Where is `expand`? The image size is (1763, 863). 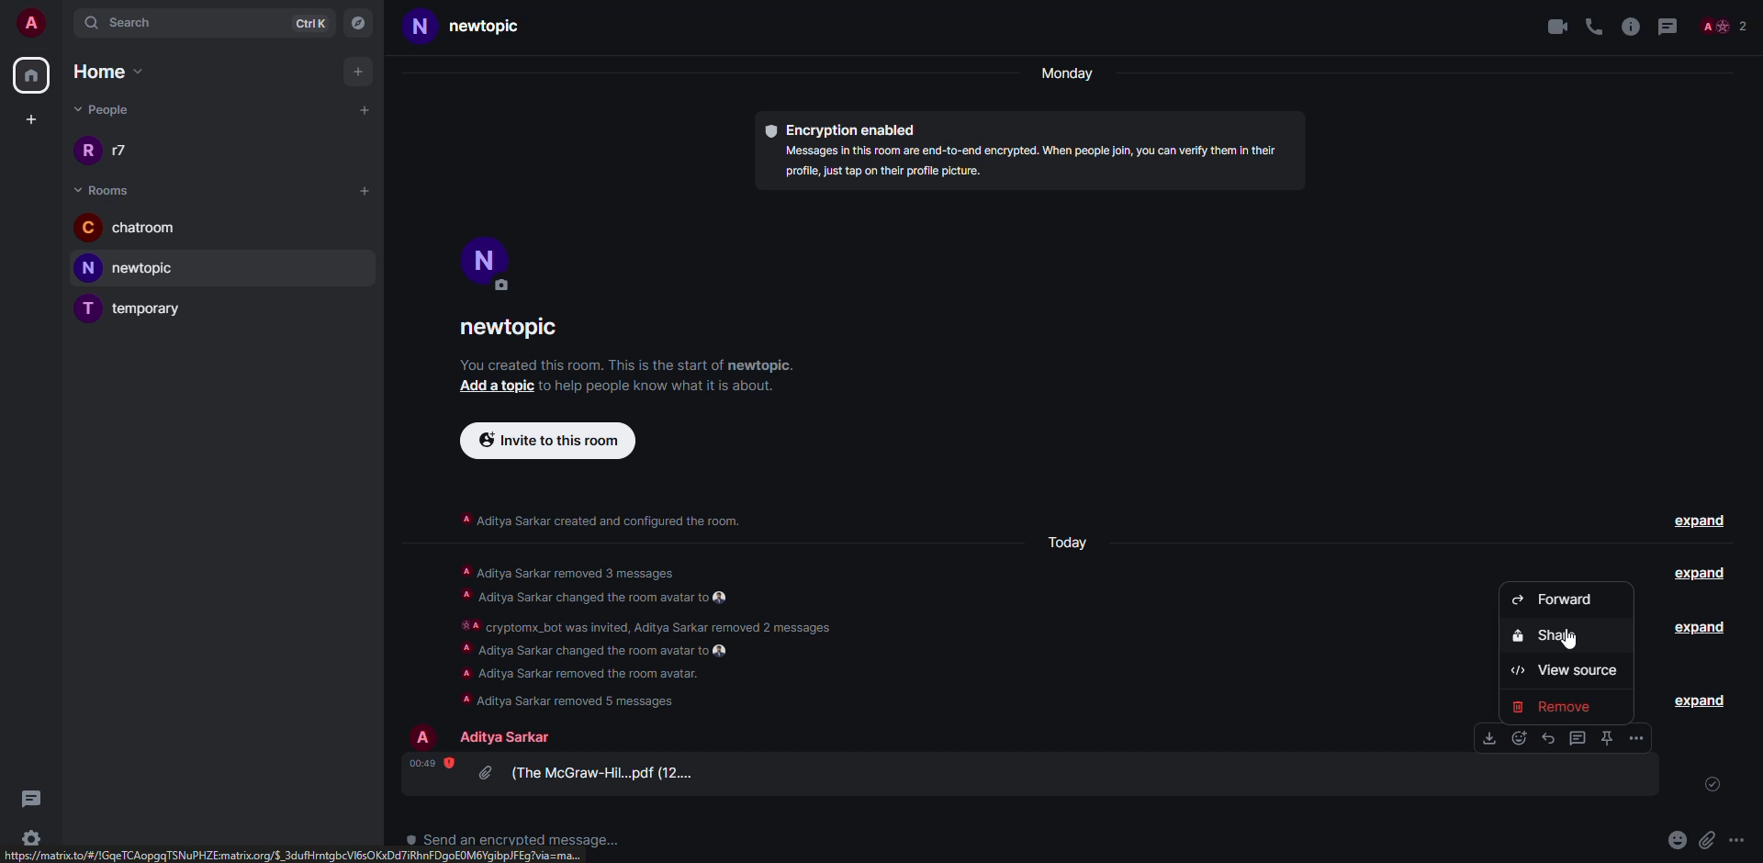 expand is located at coordinates (1694, 626).